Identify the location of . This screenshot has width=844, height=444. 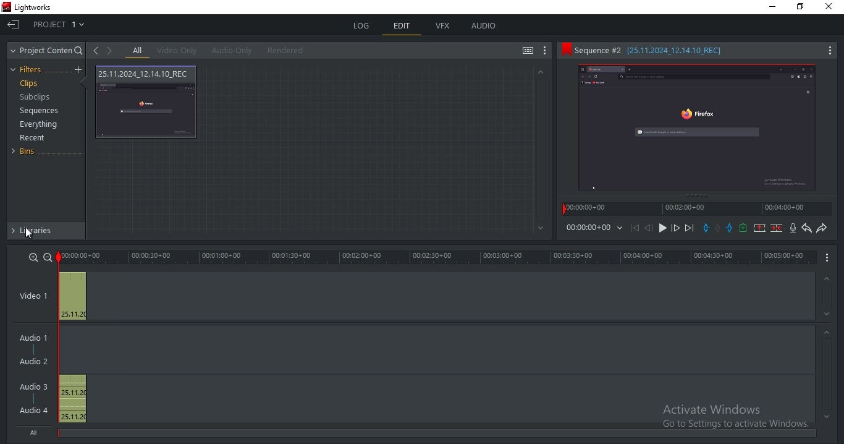
(110, 51).